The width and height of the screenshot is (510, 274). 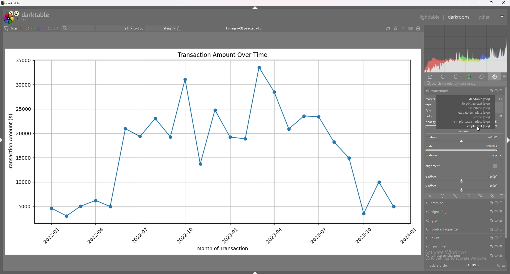 What do you see at coordinates (501, 247) in the screenshot?
I see `presets` at bounding box center [501, 247].